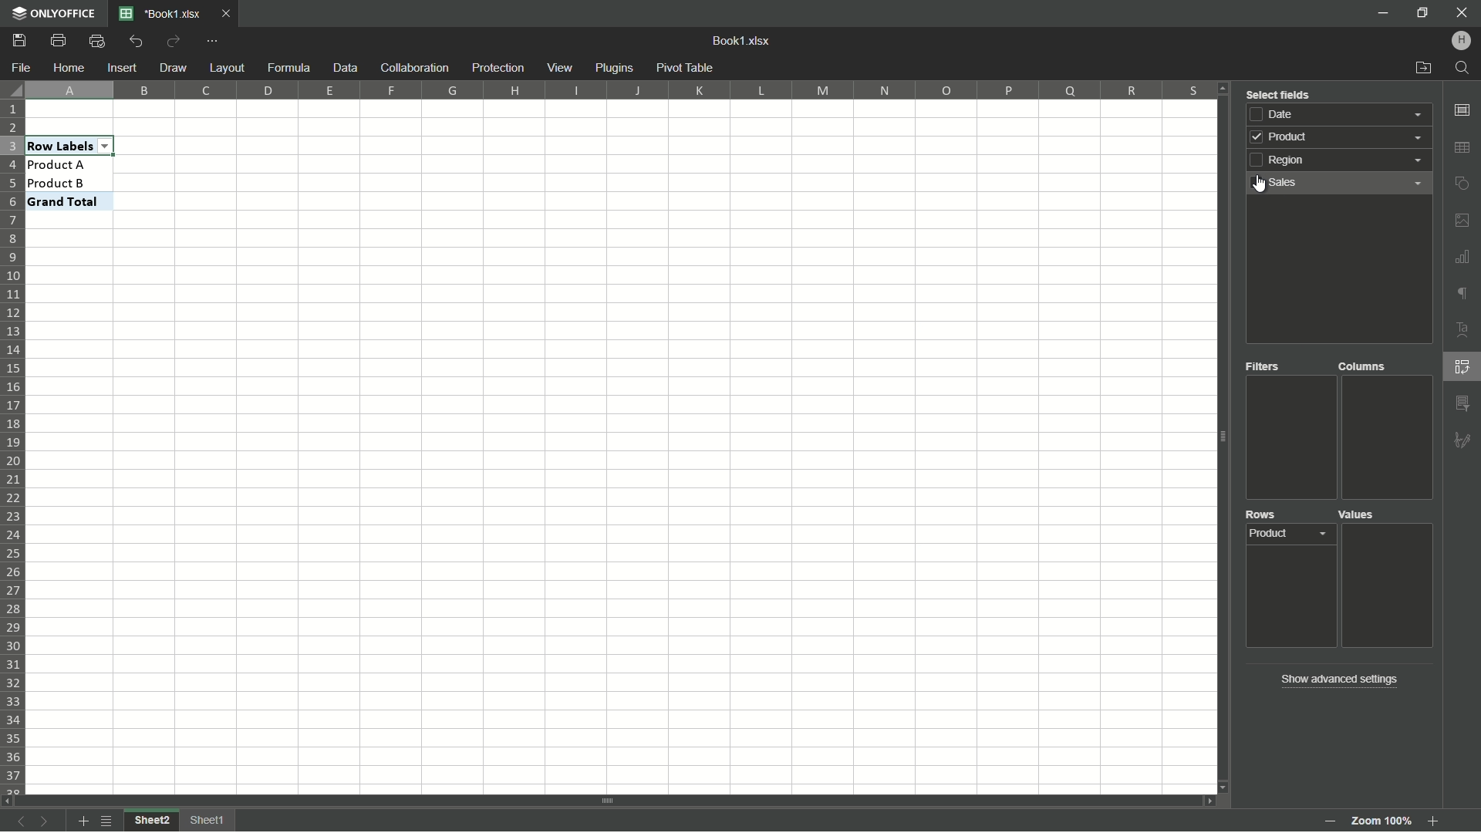 The width and height of the screenshot is (1481, 833). What do you see at coordinates (1343, 114) in the screenshot?
I see `Date` at bounding box center [1343, 114].